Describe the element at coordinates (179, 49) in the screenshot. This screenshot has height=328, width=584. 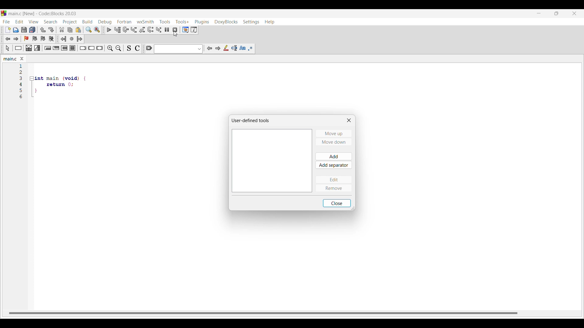
I see `Text box and text box options` at that location.